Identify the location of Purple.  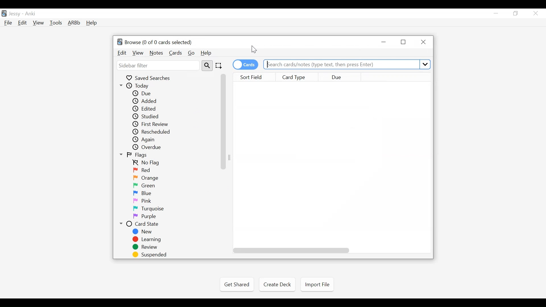
(146, 217).